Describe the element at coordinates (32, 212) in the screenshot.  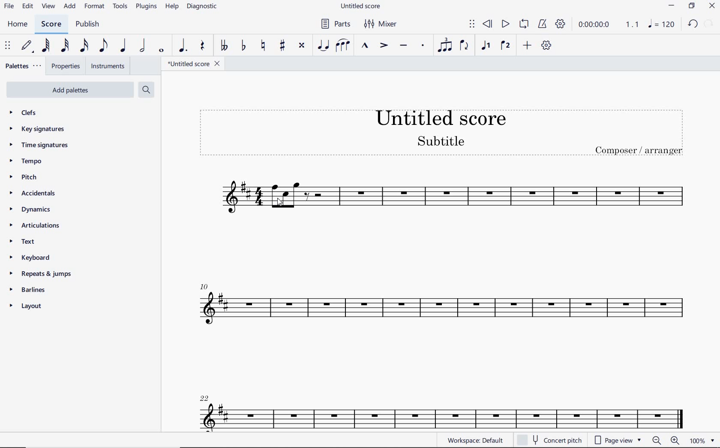
I see `DYNAMICS` at that location.